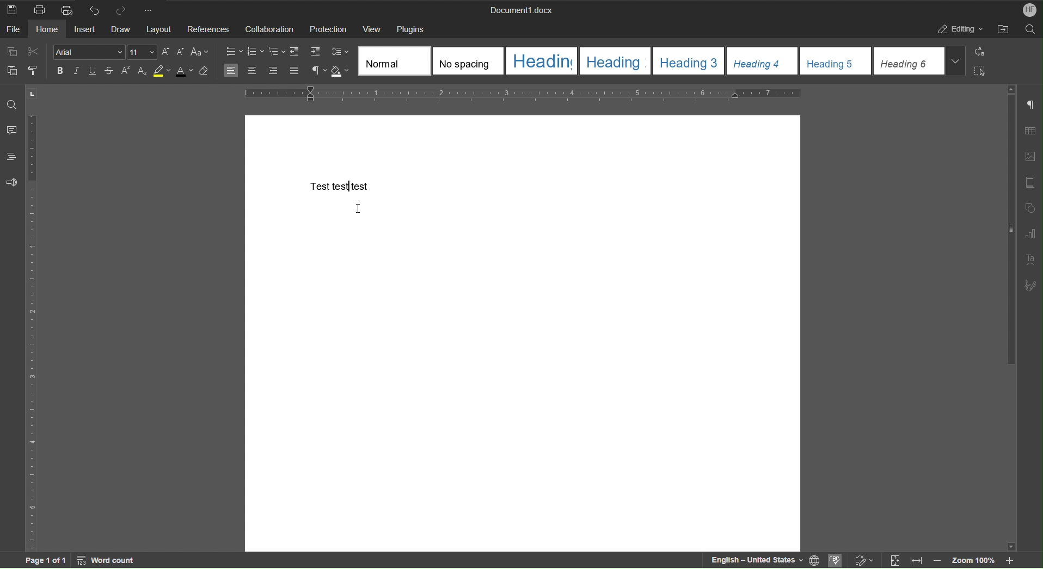 The image size is (1043, 569). Describe the element at coordinates (470, 62) in the screenshot. I see `No Spacing` at that location.